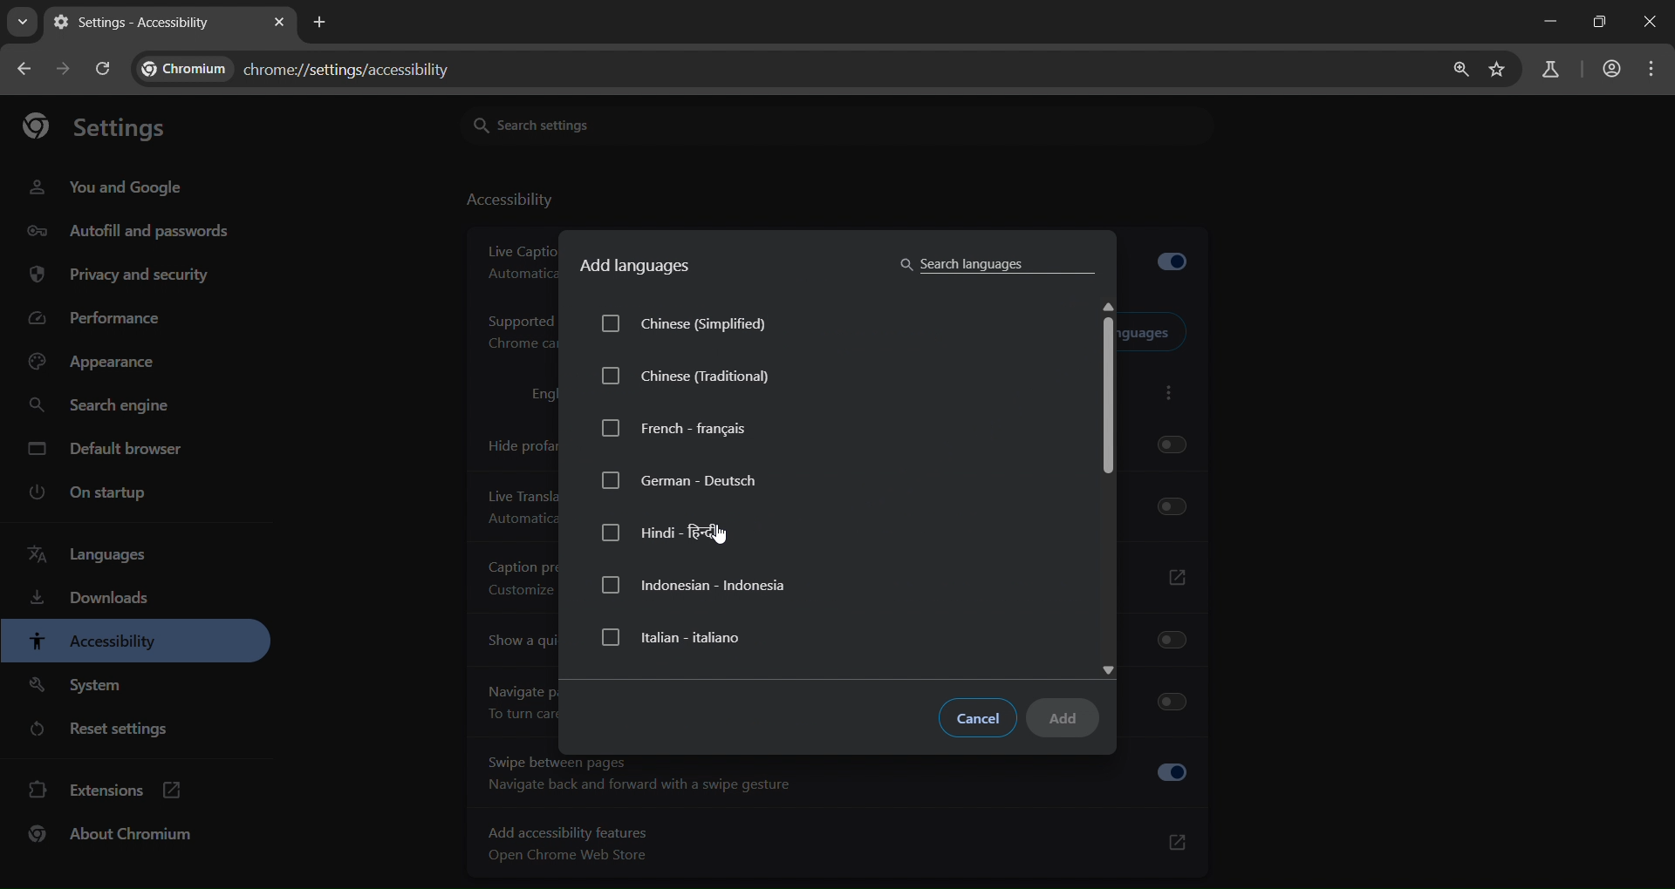 The width and height of the screenshot is (1675, 889). What do you see at coordinates (106, 187) in the screenshot?
I see `you and google` at bounding box center [106, 187].